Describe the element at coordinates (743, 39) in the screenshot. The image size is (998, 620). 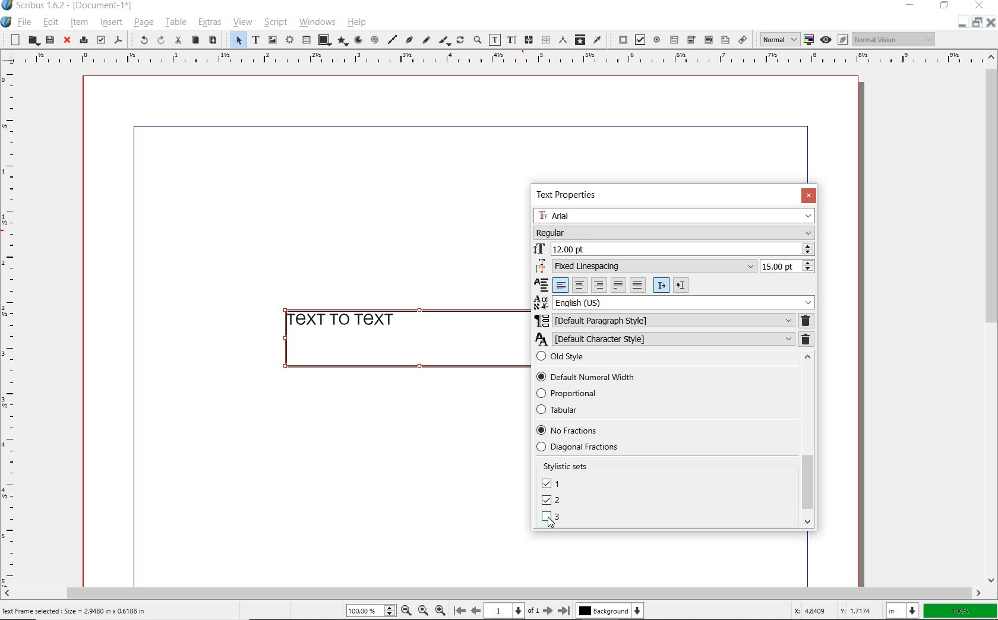
I see `link annotation` at that location.